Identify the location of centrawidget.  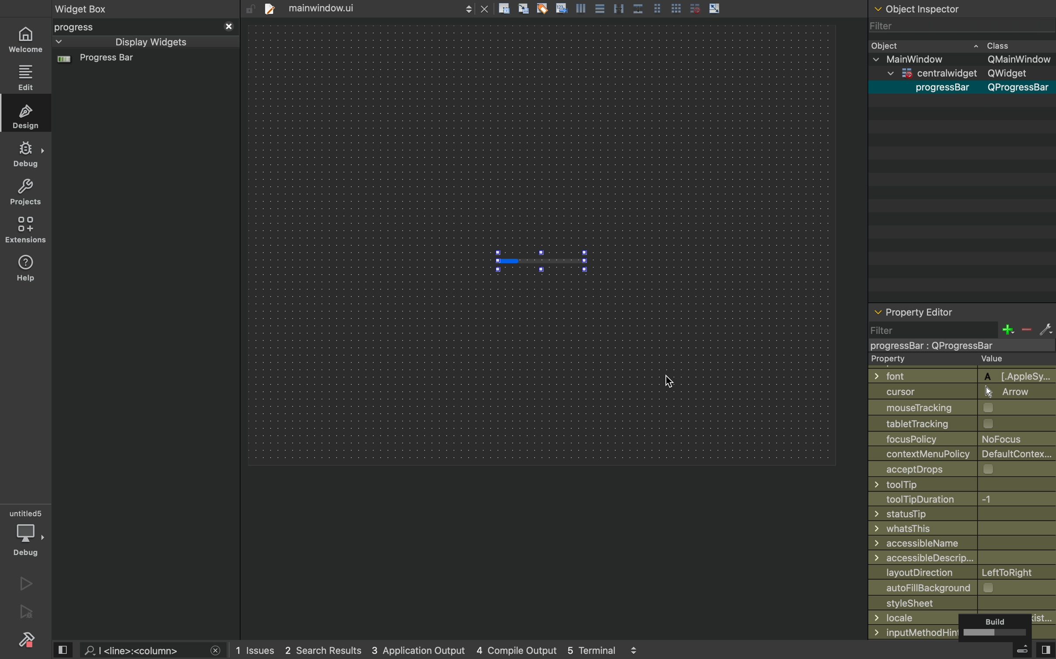
(957, 345).